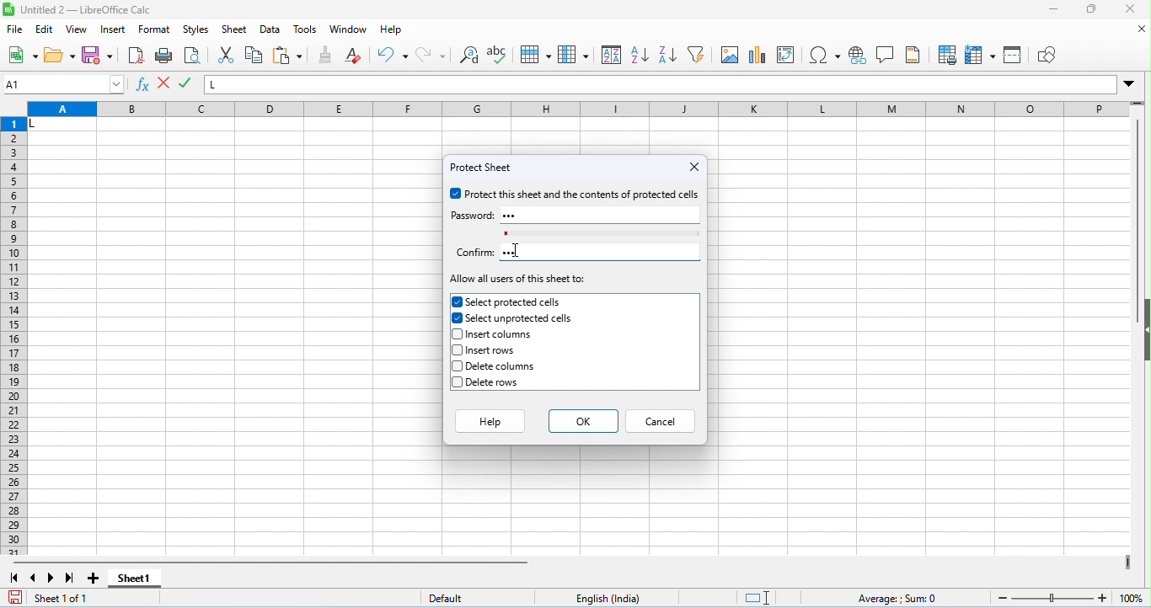  What do you see at coordinates (519, 251) in the screenshot?
I see `password retyped` at bounding box center [519, 251].